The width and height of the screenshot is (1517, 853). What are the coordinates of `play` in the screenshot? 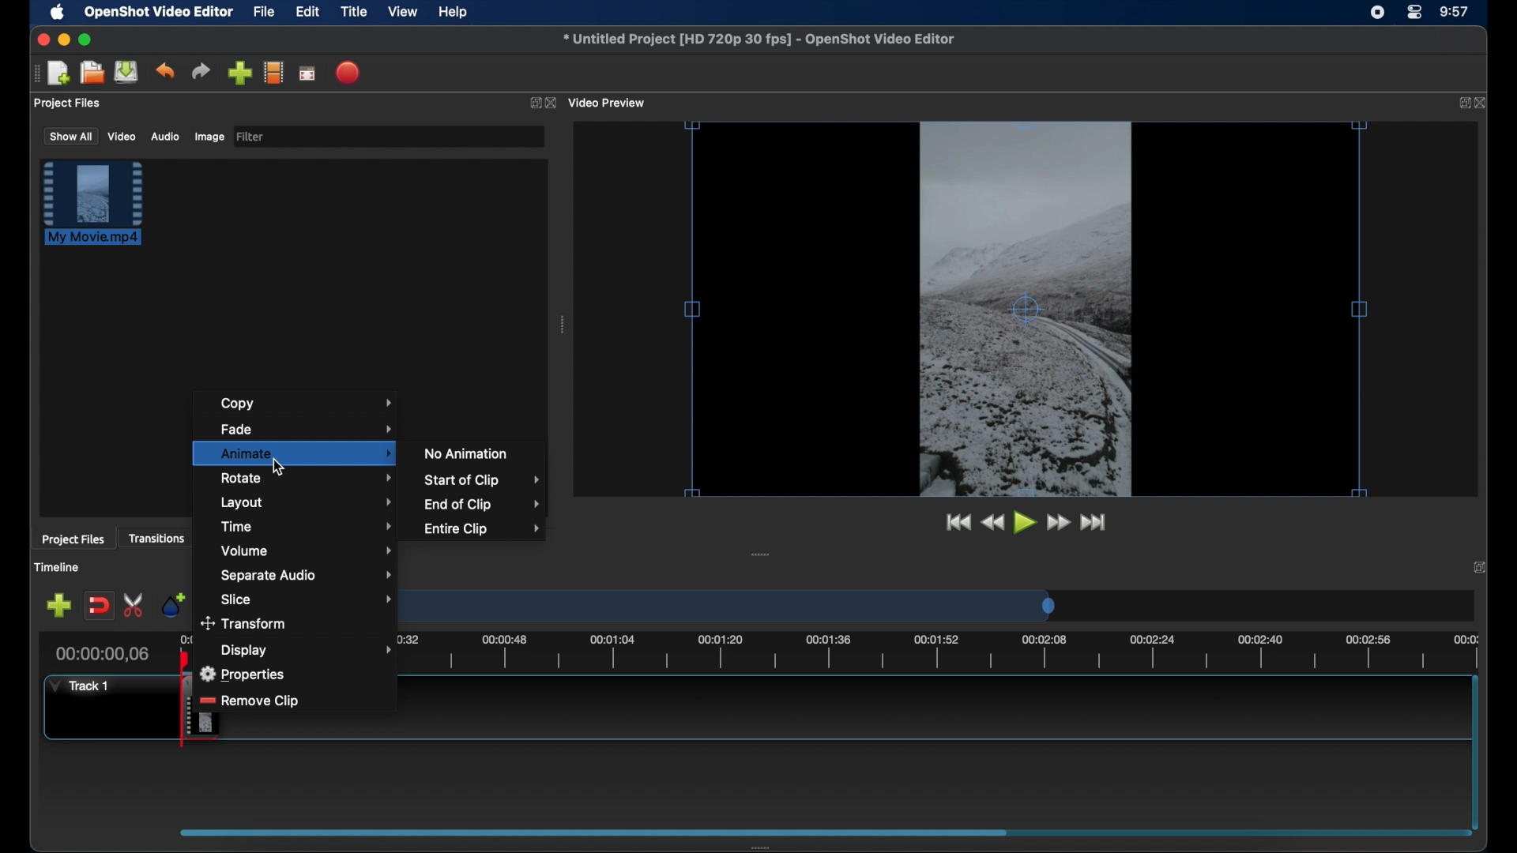 It's located at (1026, 523).